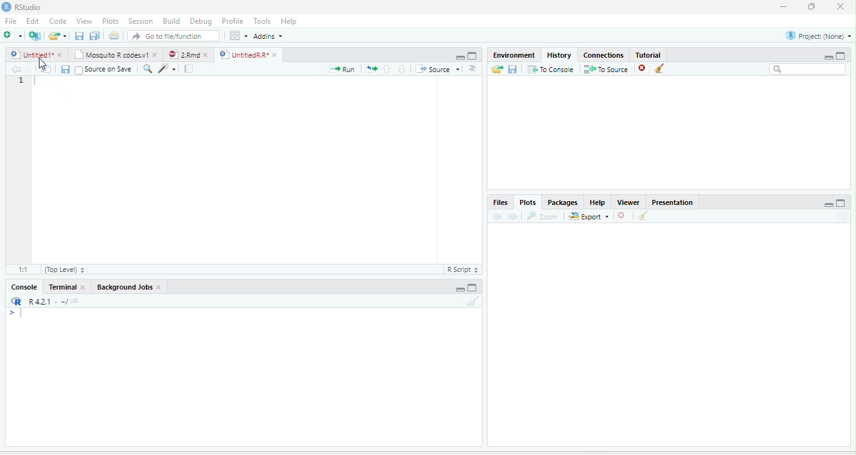 This screenshot has width=856, height=455. Describe the element at coordinates (34, 35) in the screenshot. I see `Create a project` at that location.